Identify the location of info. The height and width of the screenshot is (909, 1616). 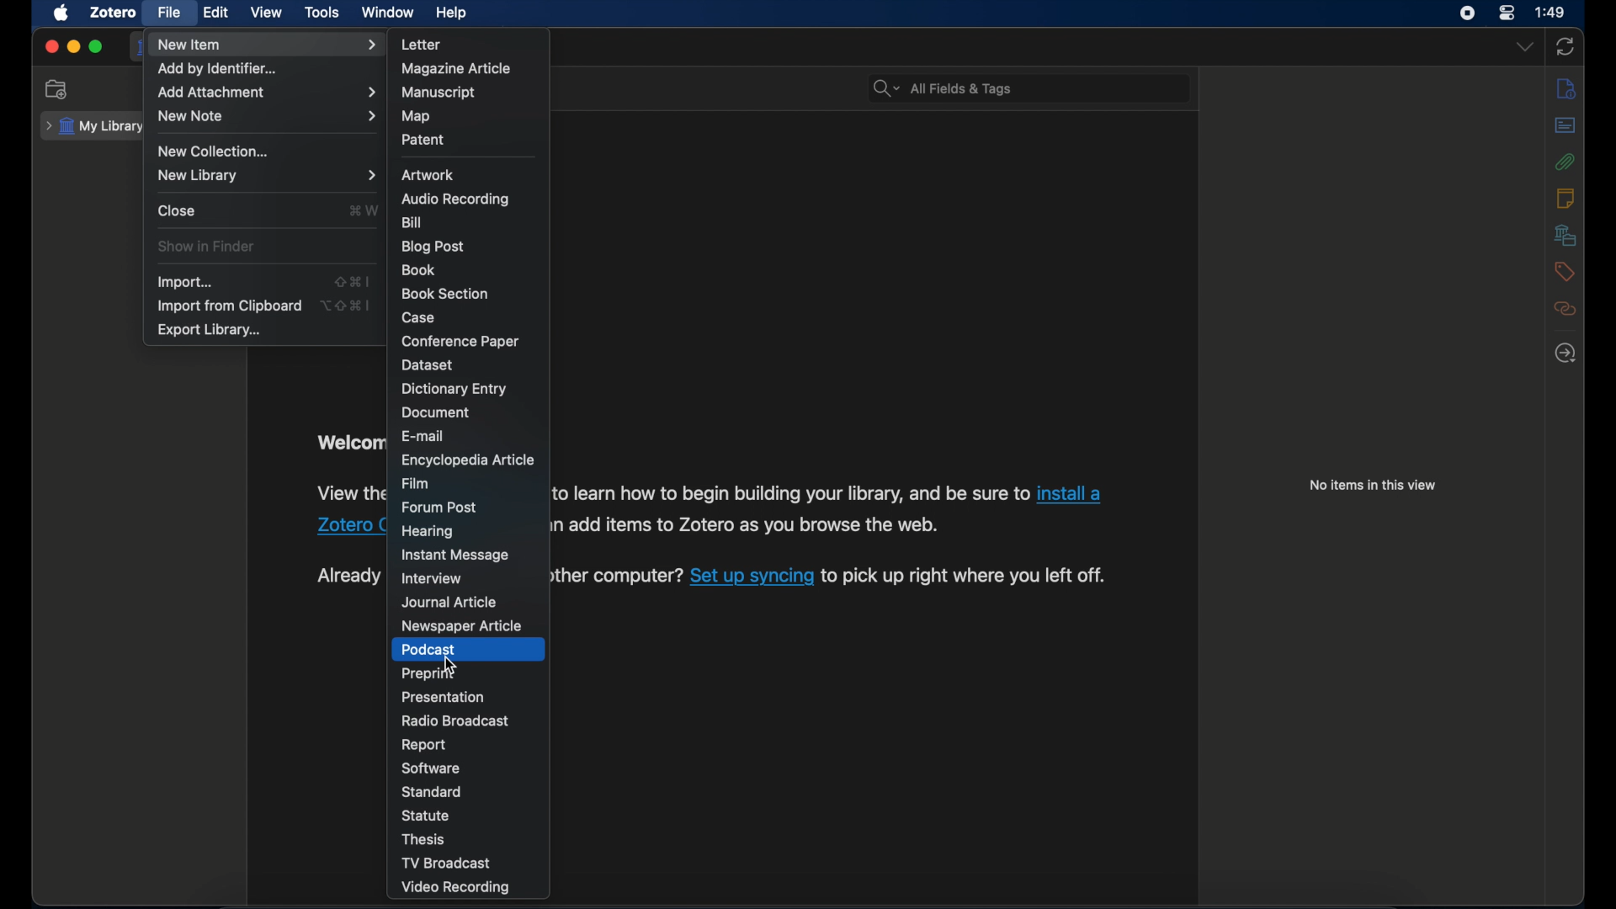
(1565, 90).